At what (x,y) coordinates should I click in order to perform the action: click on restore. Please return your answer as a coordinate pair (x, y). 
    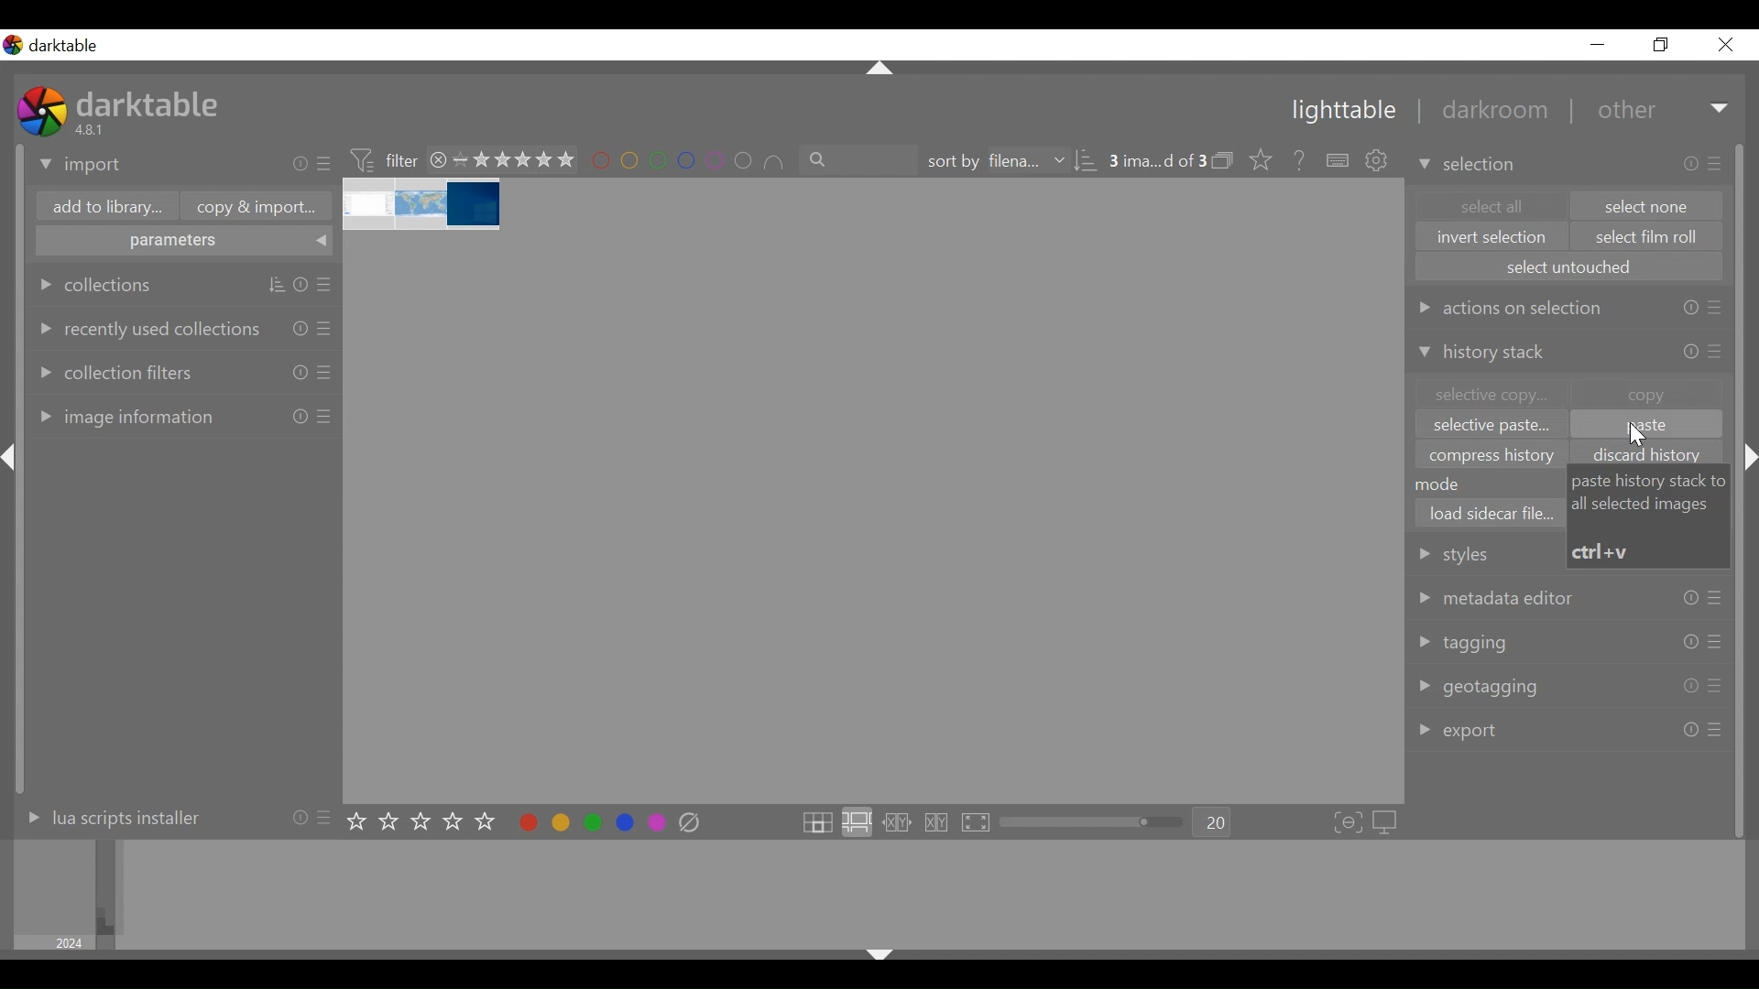
    Looking at the image, I should click on (1658, 45).